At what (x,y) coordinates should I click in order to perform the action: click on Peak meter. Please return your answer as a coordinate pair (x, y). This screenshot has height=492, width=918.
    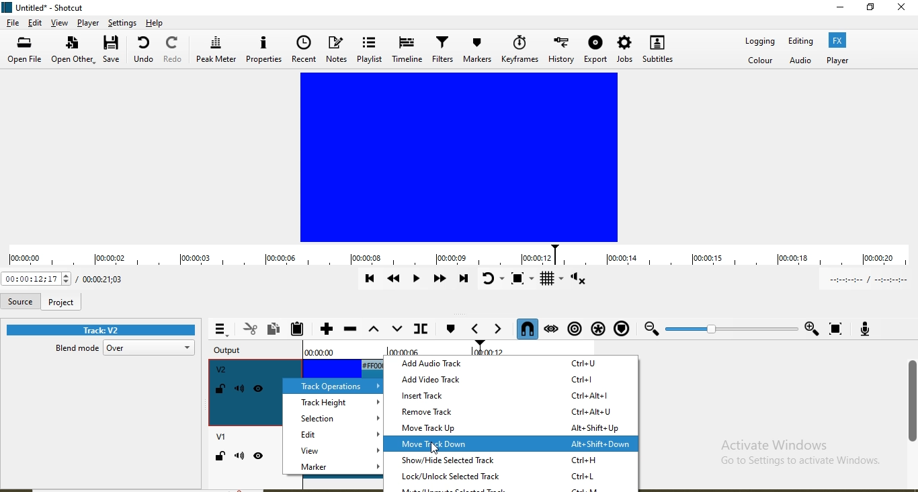
    Looking at the image, I should click on (216, 52).